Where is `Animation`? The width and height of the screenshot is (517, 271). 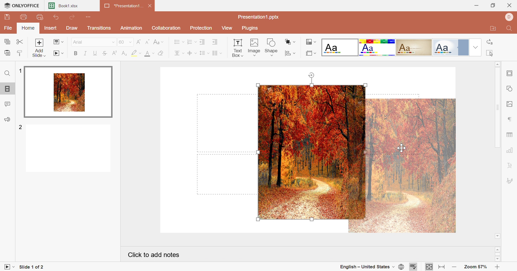
Animation is located at coordinates (132, 28).